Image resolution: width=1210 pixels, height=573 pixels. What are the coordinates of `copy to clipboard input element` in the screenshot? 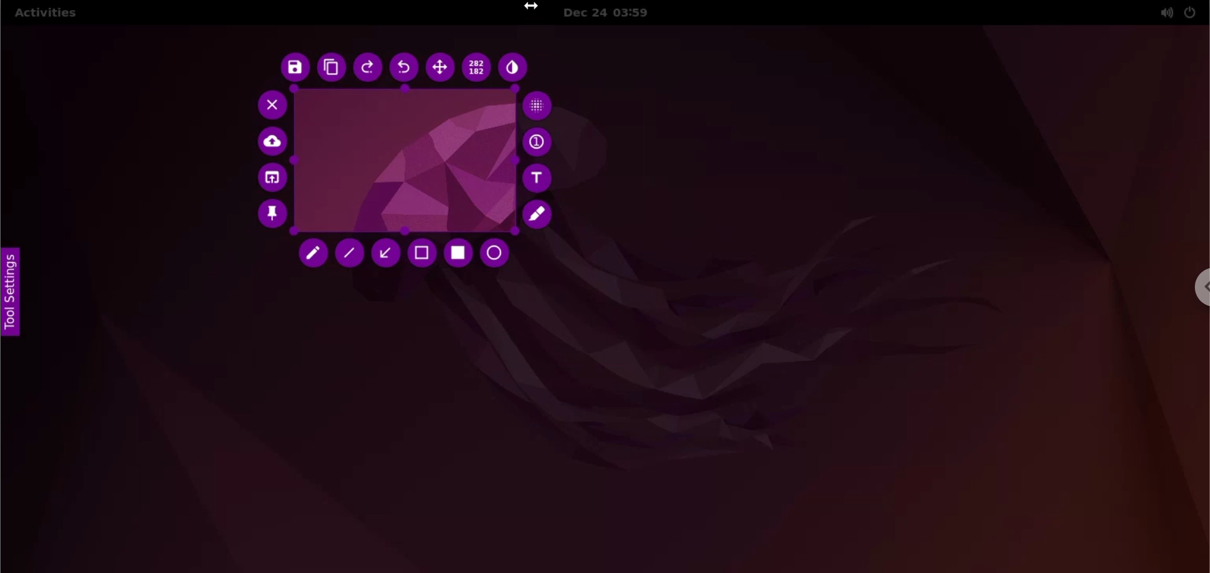 It's located at (332, 68).